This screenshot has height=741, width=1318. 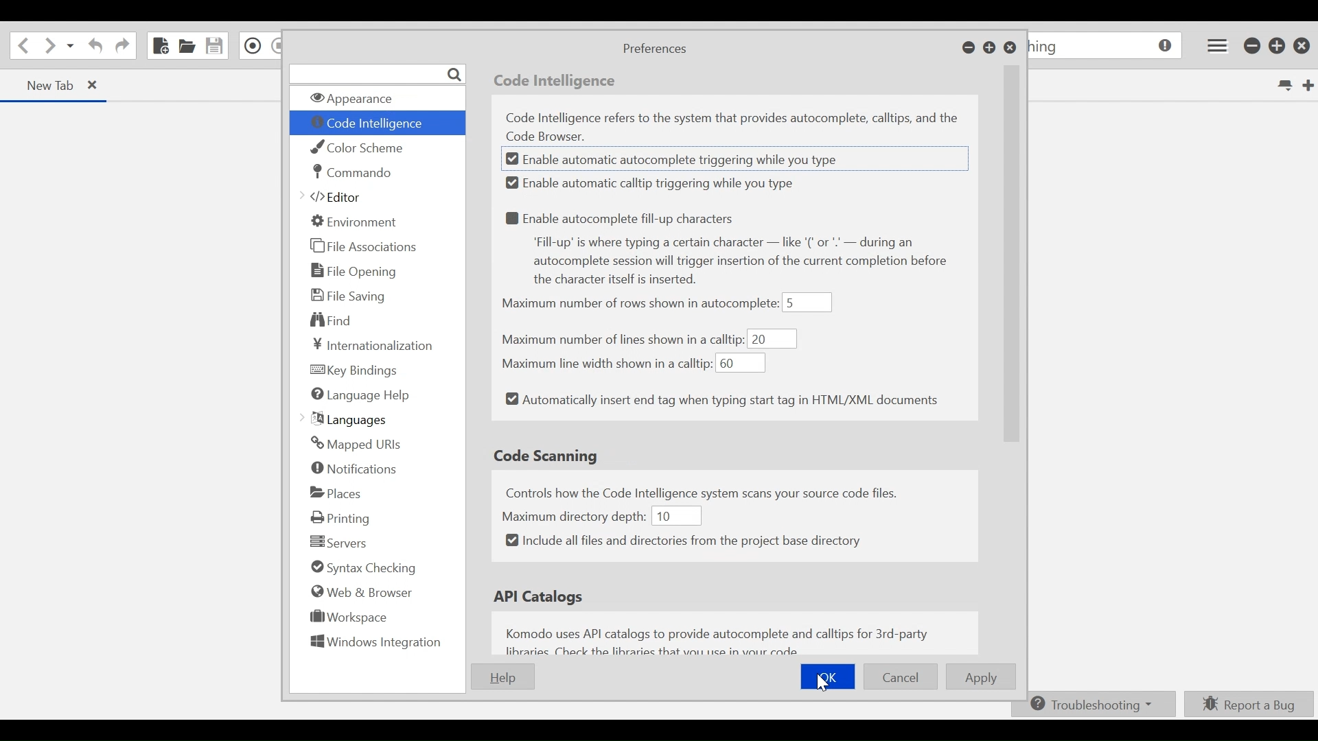 I want to click on Key Bindings, so click(x=355, y=370).